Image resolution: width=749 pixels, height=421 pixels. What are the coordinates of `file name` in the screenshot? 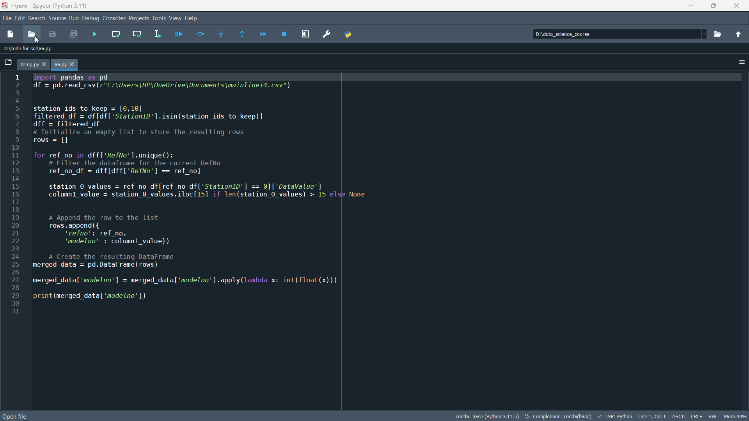 It's located at (28, 64).